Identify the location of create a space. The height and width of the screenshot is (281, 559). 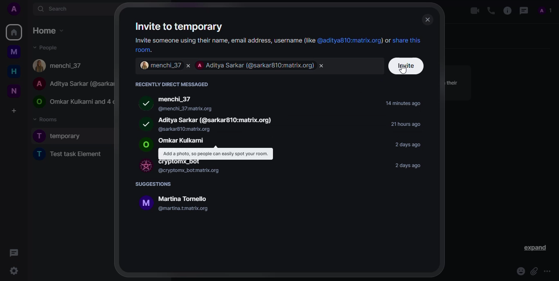
(14, 110).